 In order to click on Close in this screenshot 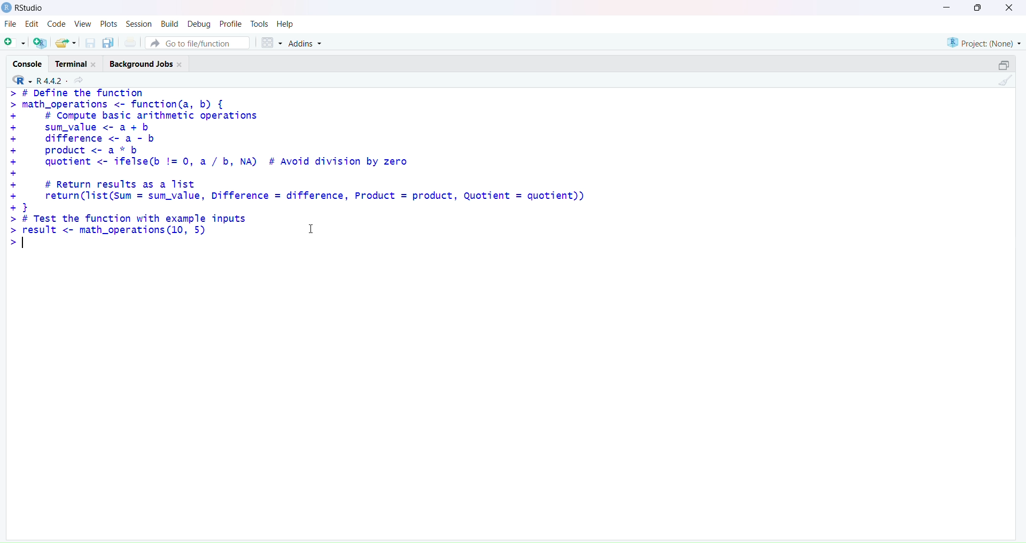, I will do `click(1007, 8)`.